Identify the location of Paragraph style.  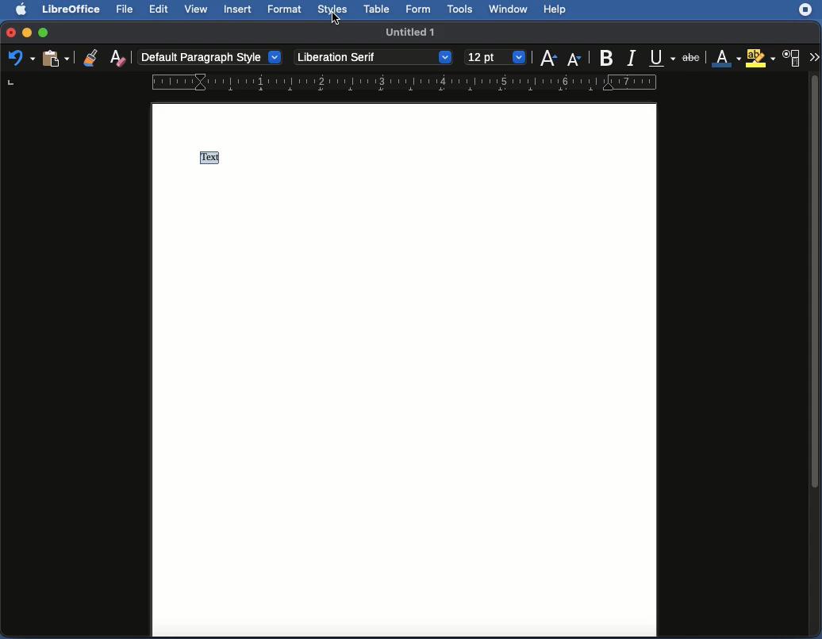
(212, 57).